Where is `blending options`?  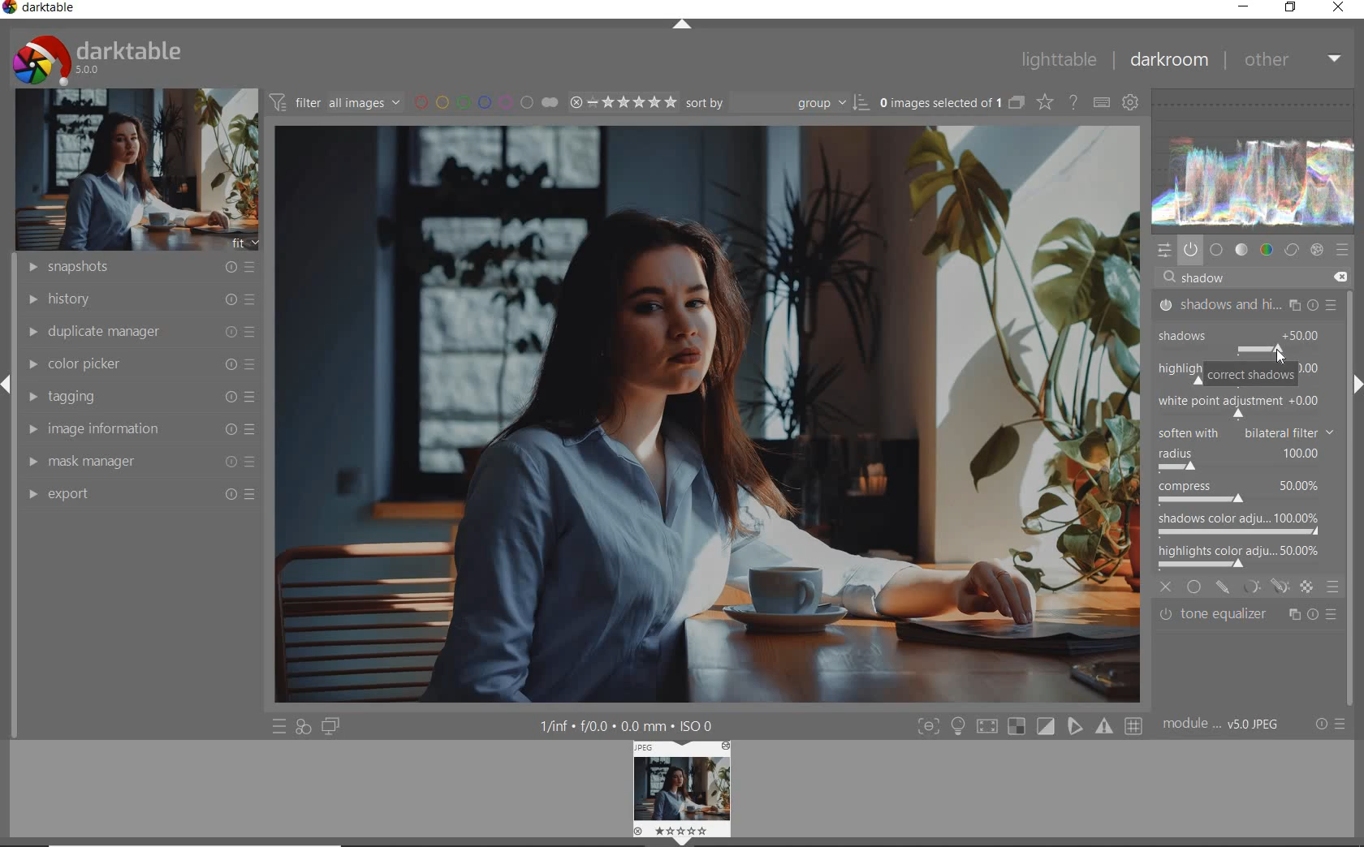
blending options is located at coordinates (1333, 587).